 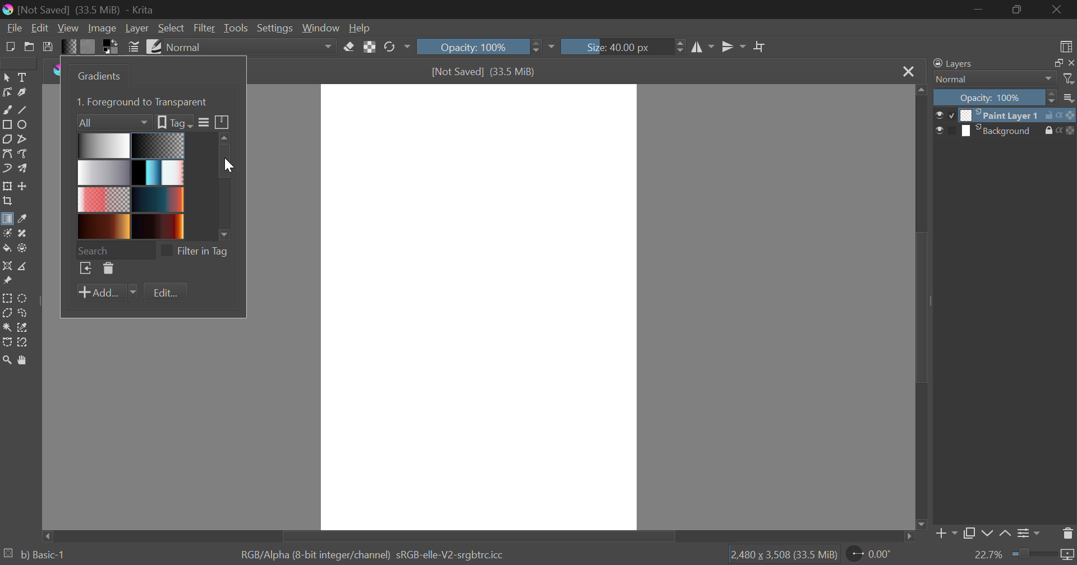 What do you see at coordinates (68, 28) in the screenshot?
I see `View` at bounding box center [68, 28].